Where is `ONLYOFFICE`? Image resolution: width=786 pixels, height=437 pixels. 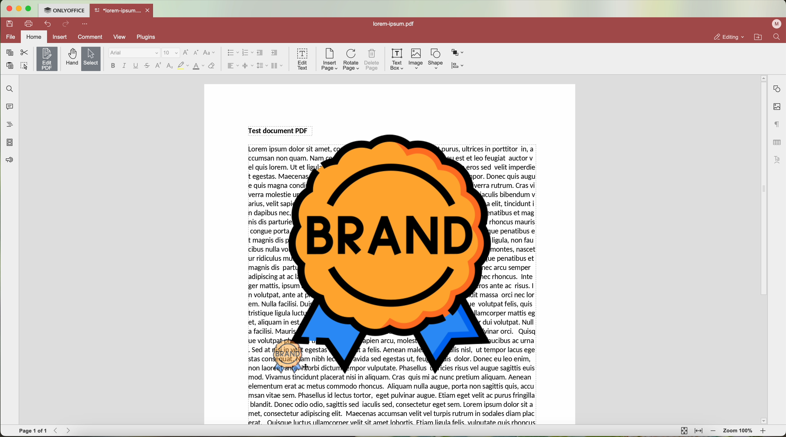 ONLYOFFICE is located at coordinates (63, 9).